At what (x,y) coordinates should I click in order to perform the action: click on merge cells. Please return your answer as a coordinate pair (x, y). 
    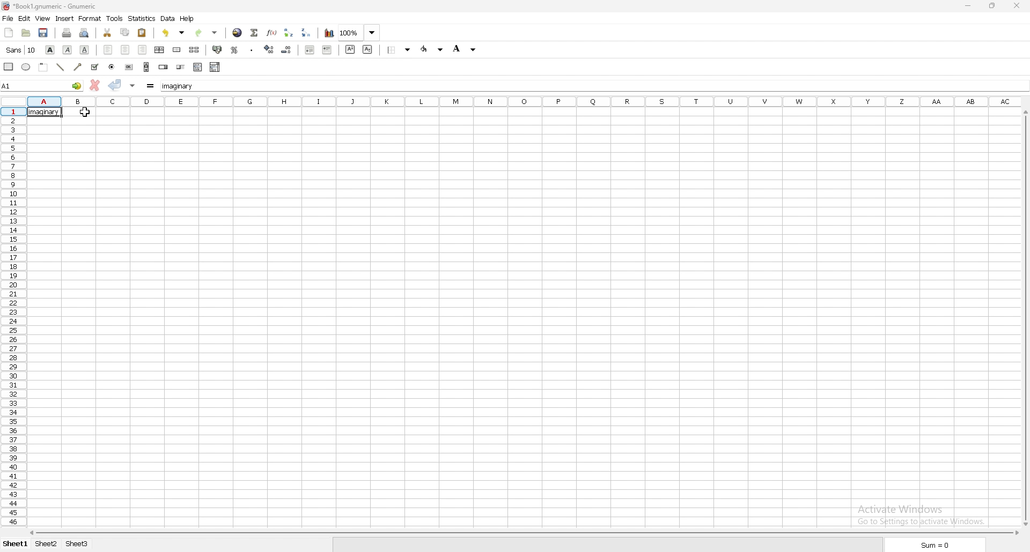
    Looking at the image, I should click on (178, 50).